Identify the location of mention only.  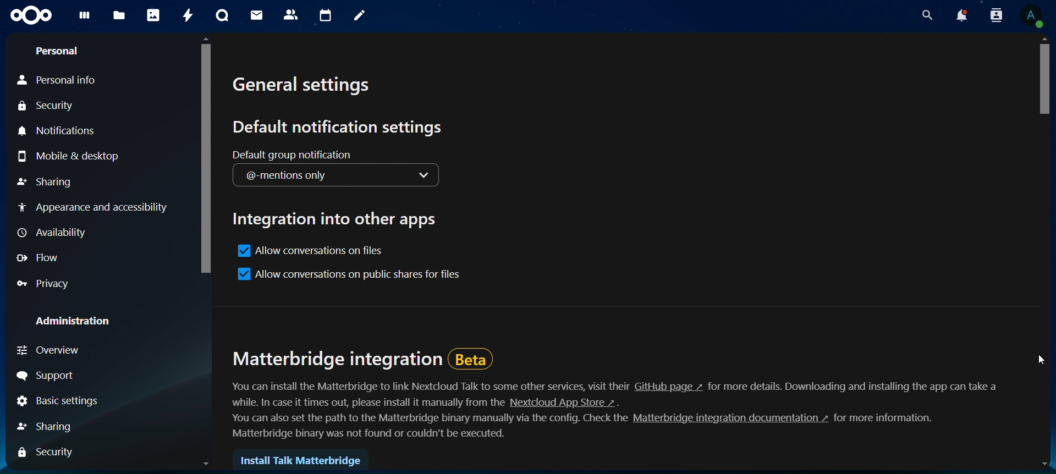
(336, 176).